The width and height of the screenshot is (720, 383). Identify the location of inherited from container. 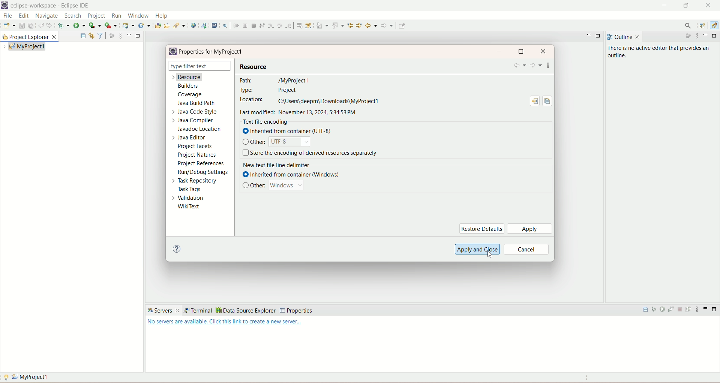
(297, 176).